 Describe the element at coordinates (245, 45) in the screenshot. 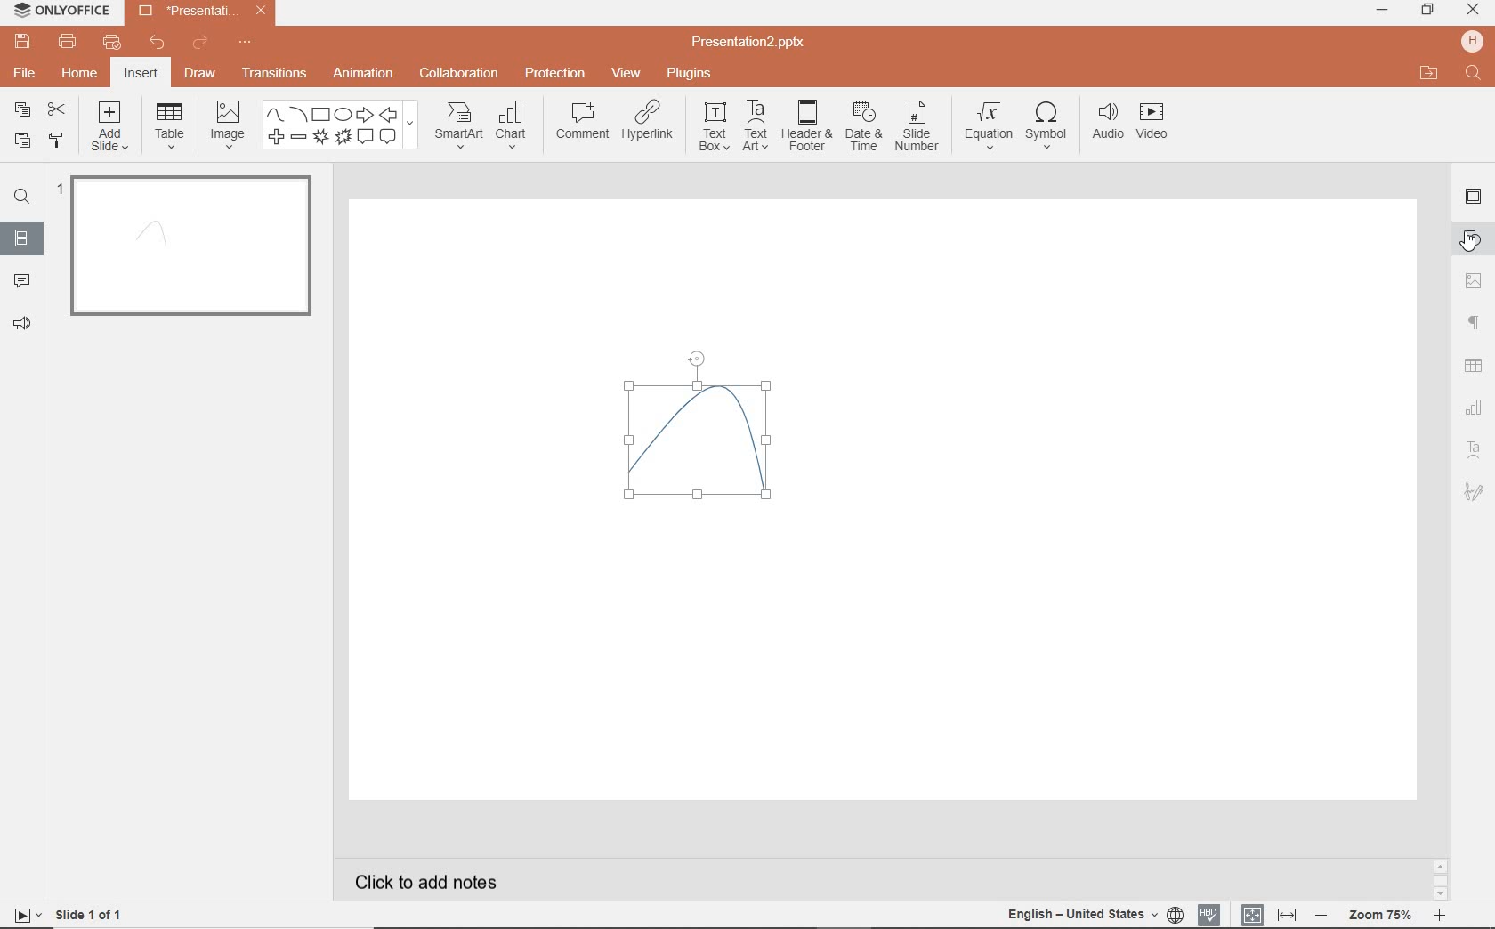

I see `CUSTOMIZE QUICK ACCESS TOOLBAR` at that location.